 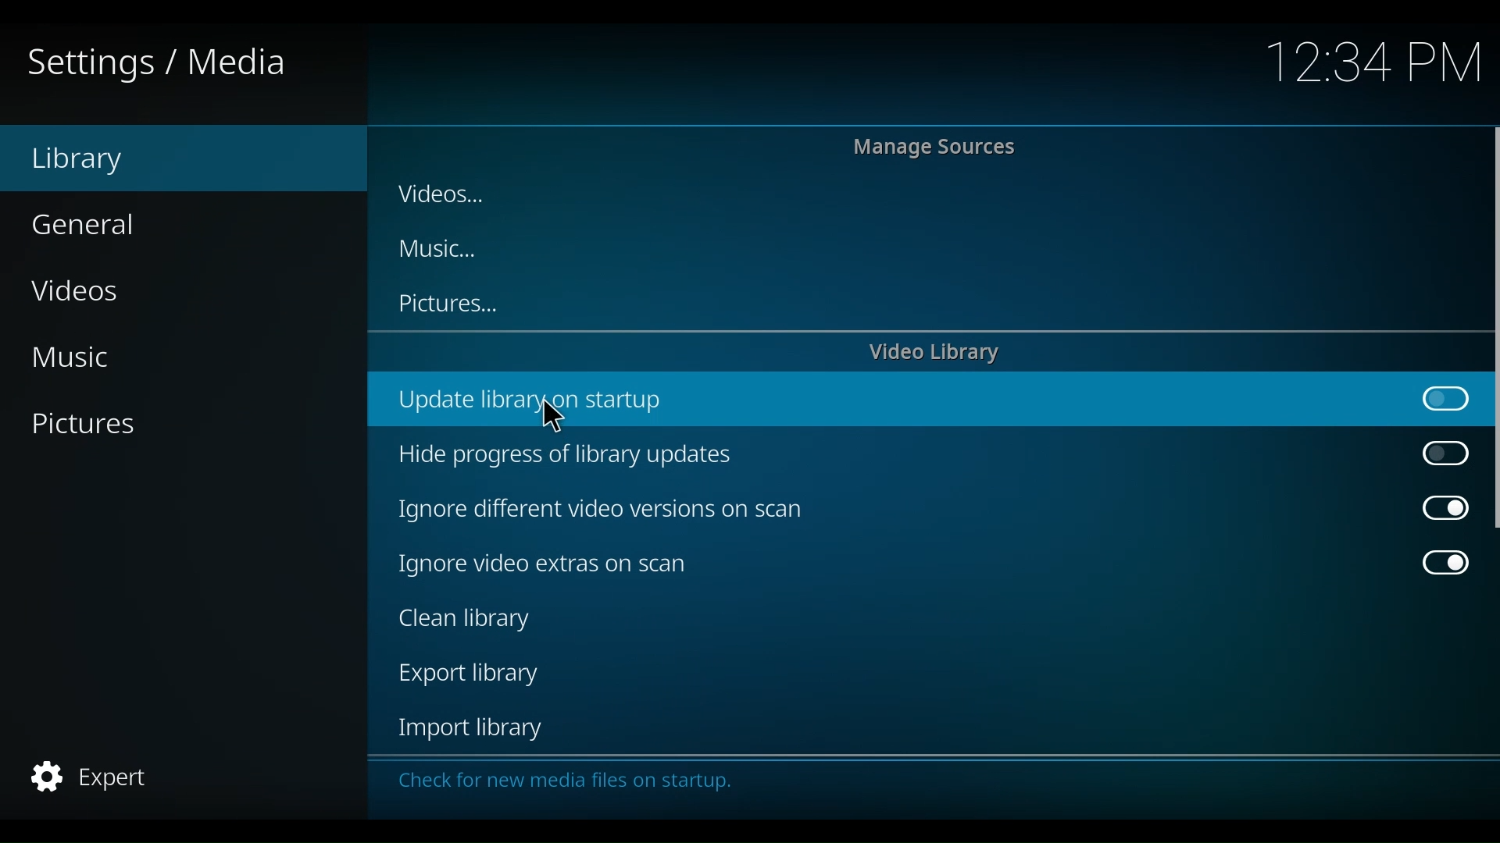 I want to click on Pictures, so click(x=88, y=426).